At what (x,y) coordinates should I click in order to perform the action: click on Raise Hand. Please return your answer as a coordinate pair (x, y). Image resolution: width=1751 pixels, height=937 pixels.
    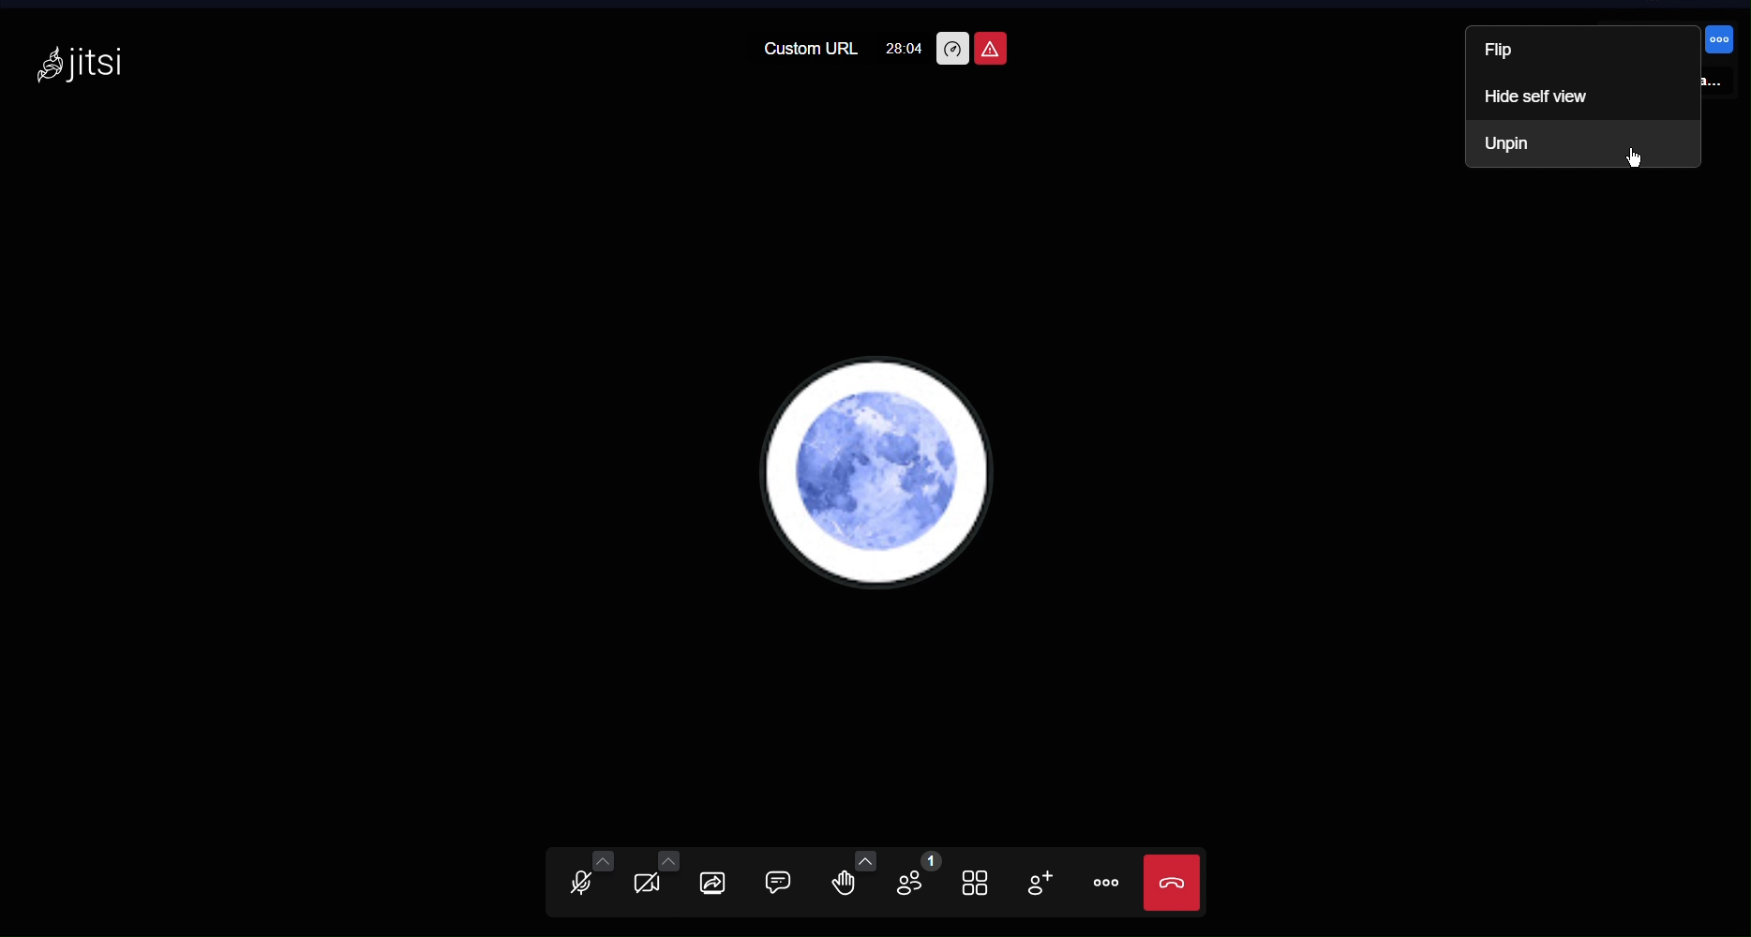
    Looking at the image, I should click on (851, 881).